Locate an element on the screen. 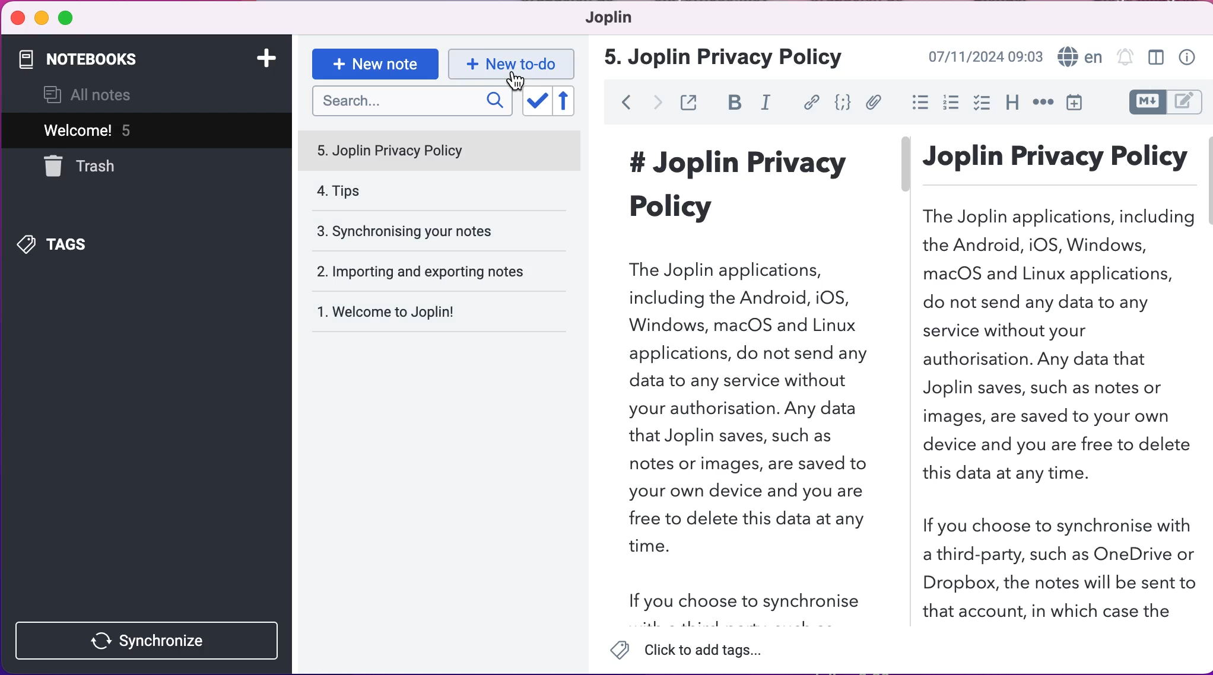 The image size is (1213, 675). click to add tags is located at coordinates (687, 653).